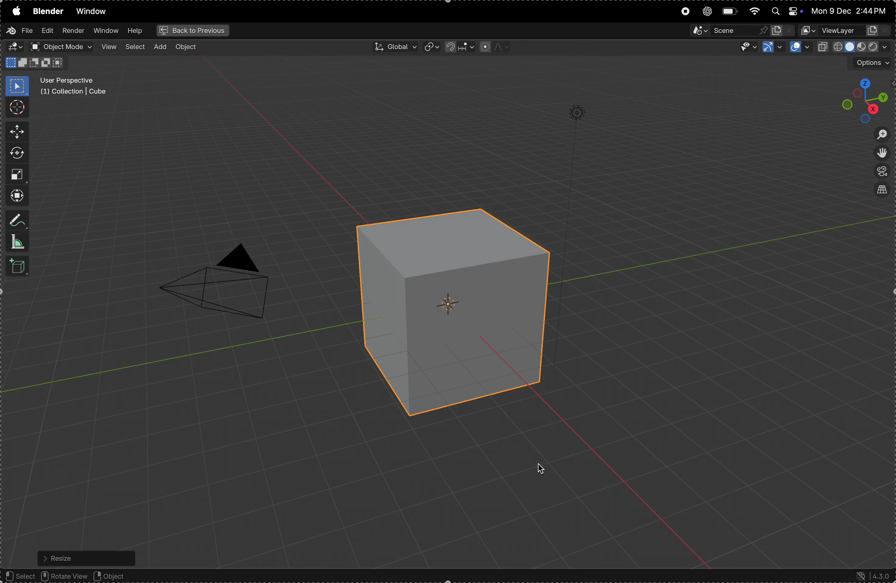  I want to click on apple widgets, so click(785, 12).